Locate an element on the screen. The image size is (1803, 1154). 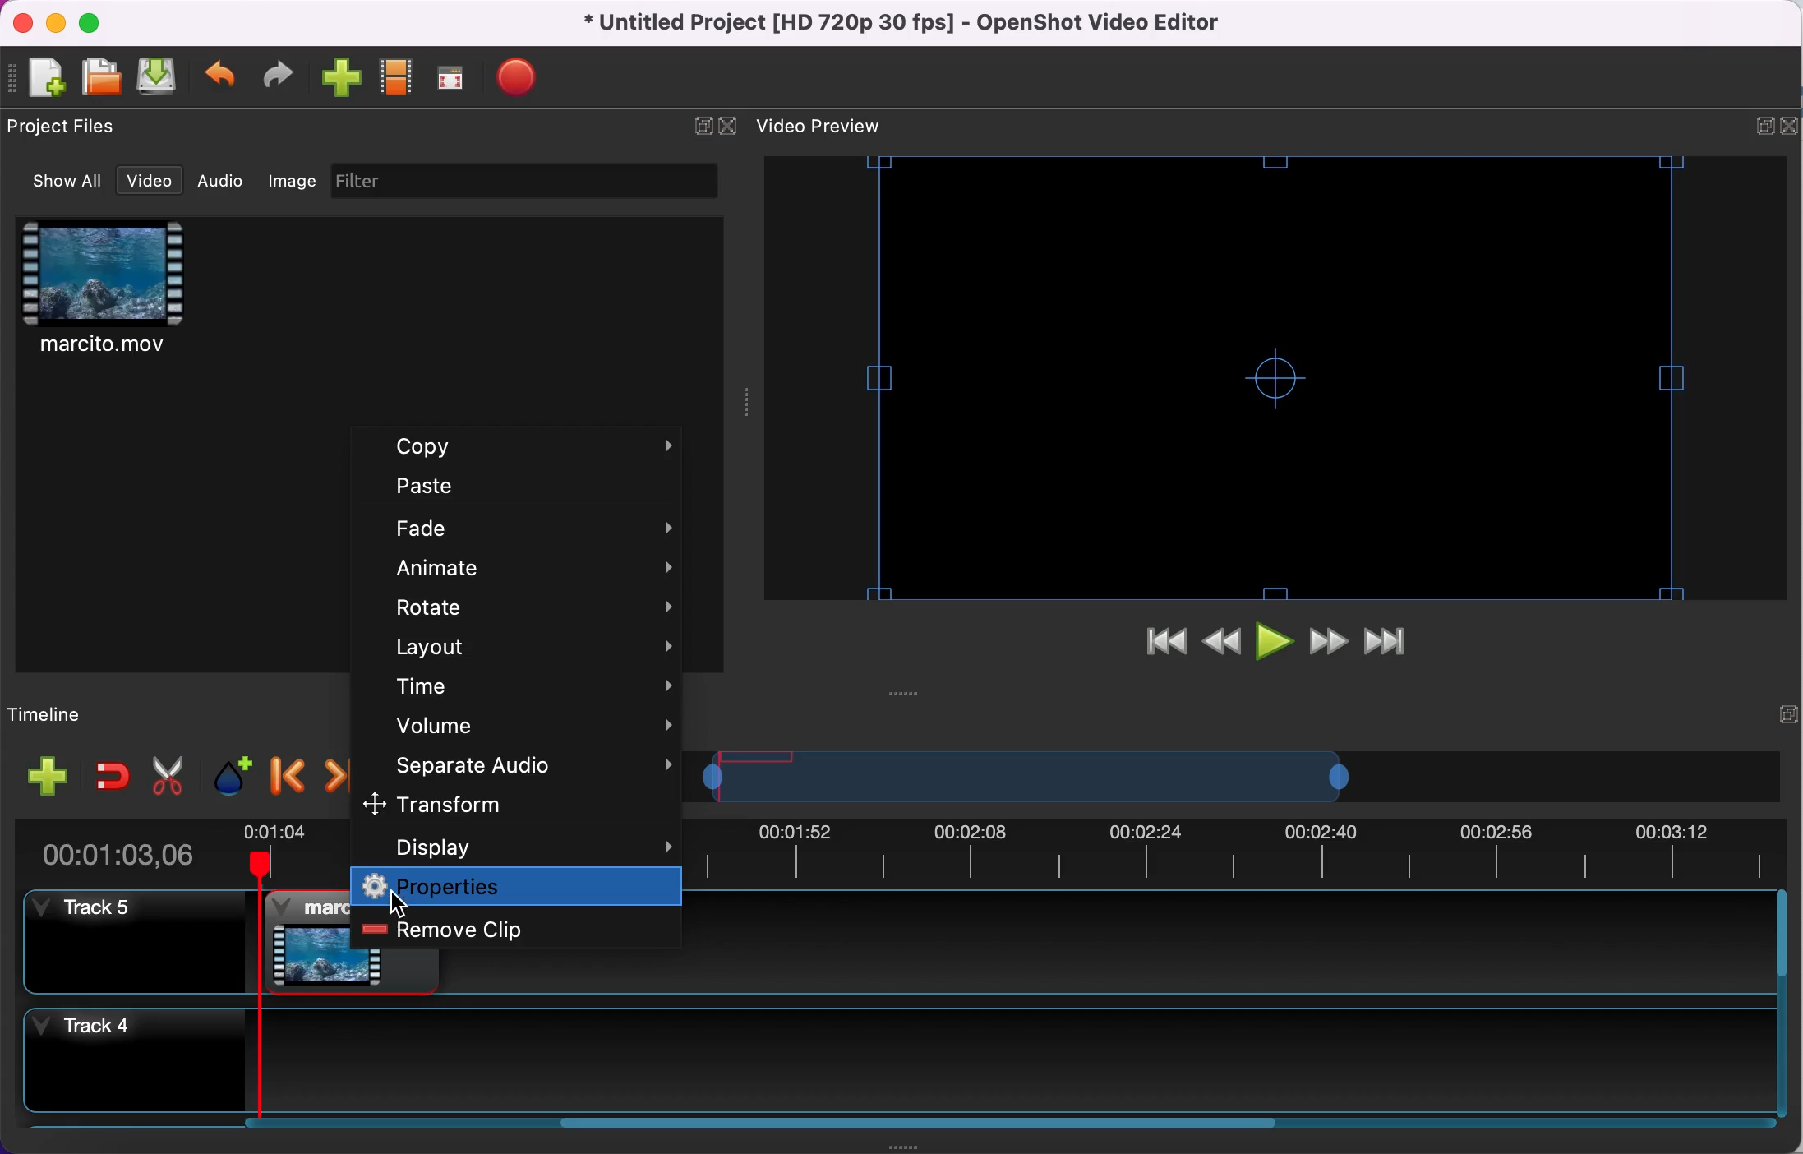
transform is located at coordinates (512, 805).